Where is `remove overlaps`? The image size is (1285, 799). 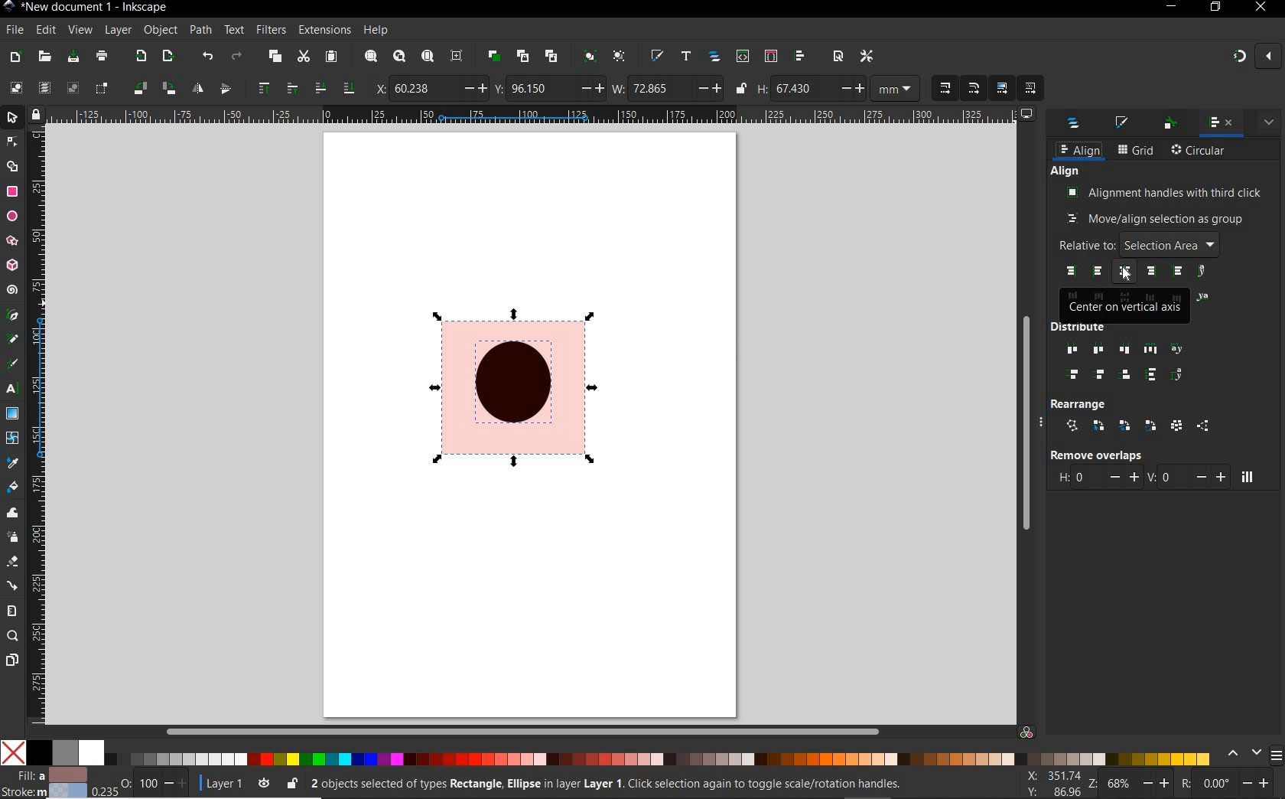
remove overlaps is located at coordinates (1095, 455).